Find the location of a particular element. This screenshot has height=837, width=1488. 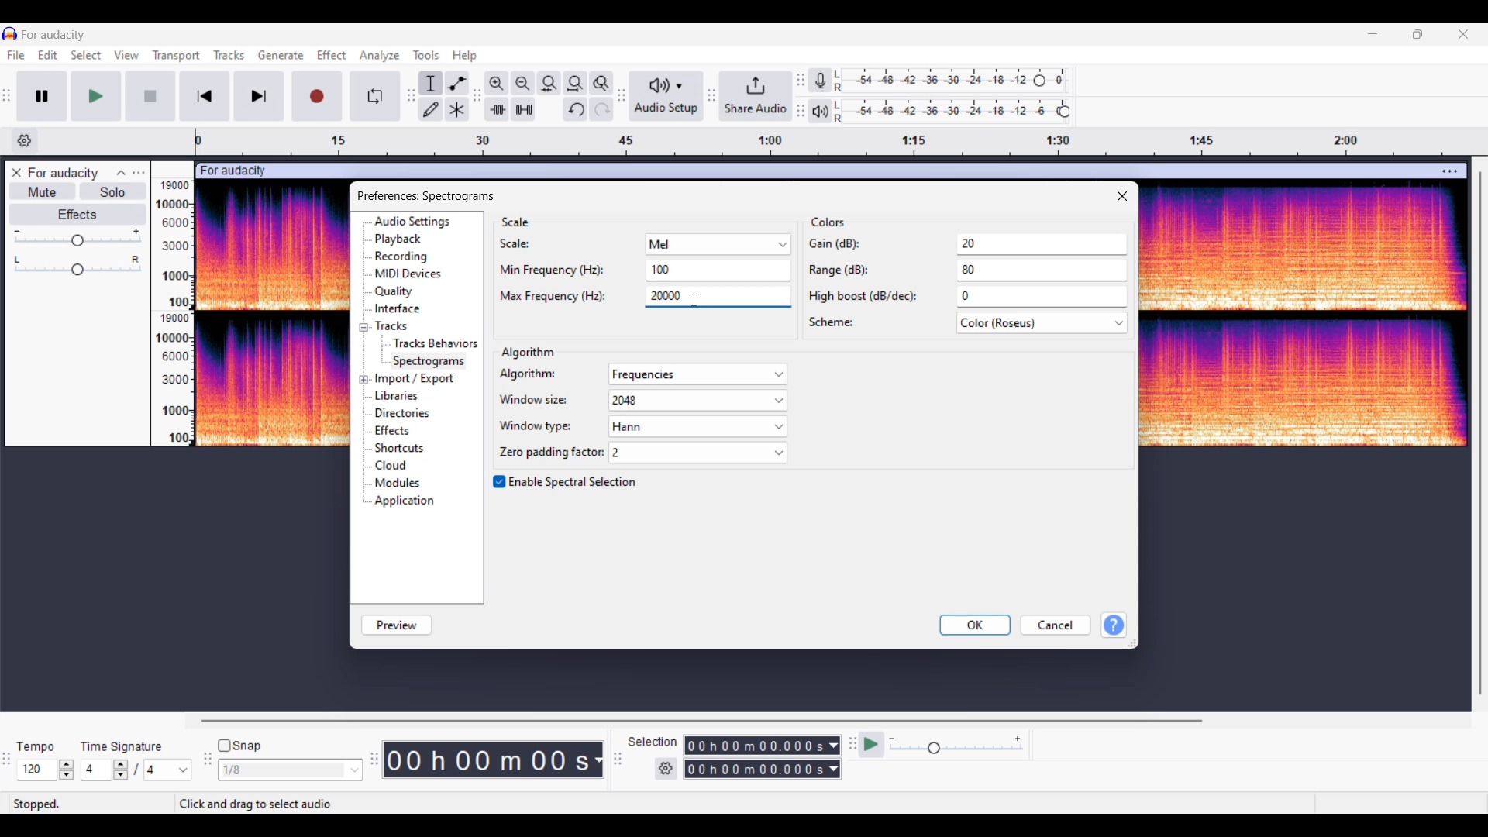

Close window is located at coordinates (1122, 196).